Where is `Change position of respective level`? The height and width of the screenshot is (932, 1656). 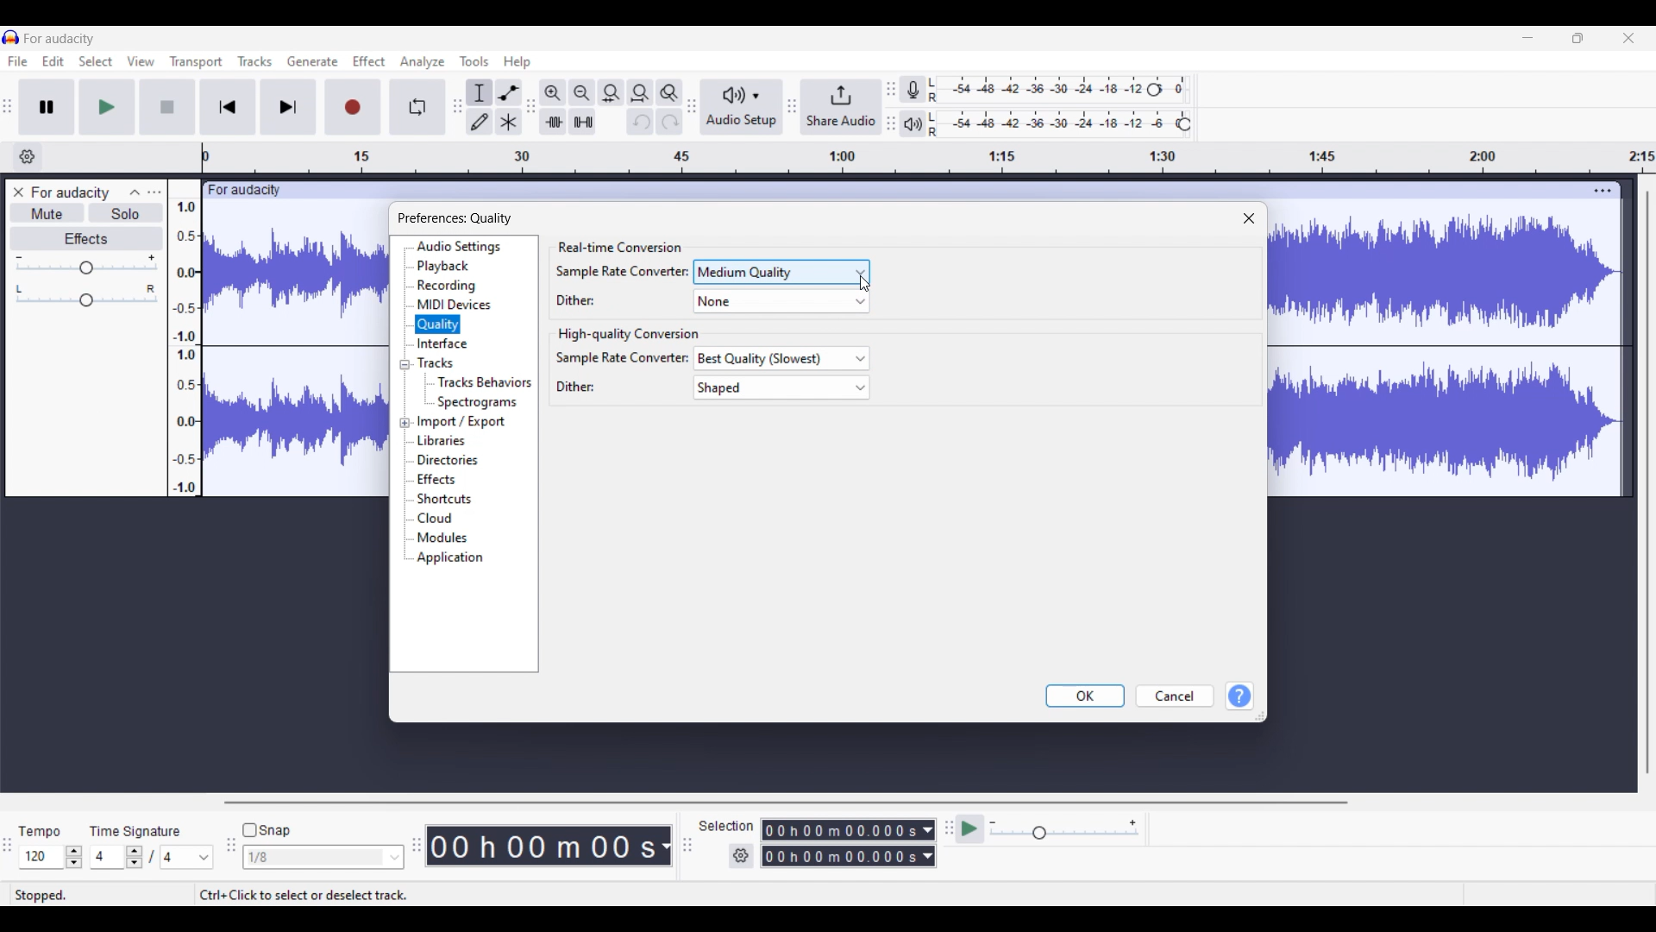
Change position of respective level is located at coordinates (891, 105).